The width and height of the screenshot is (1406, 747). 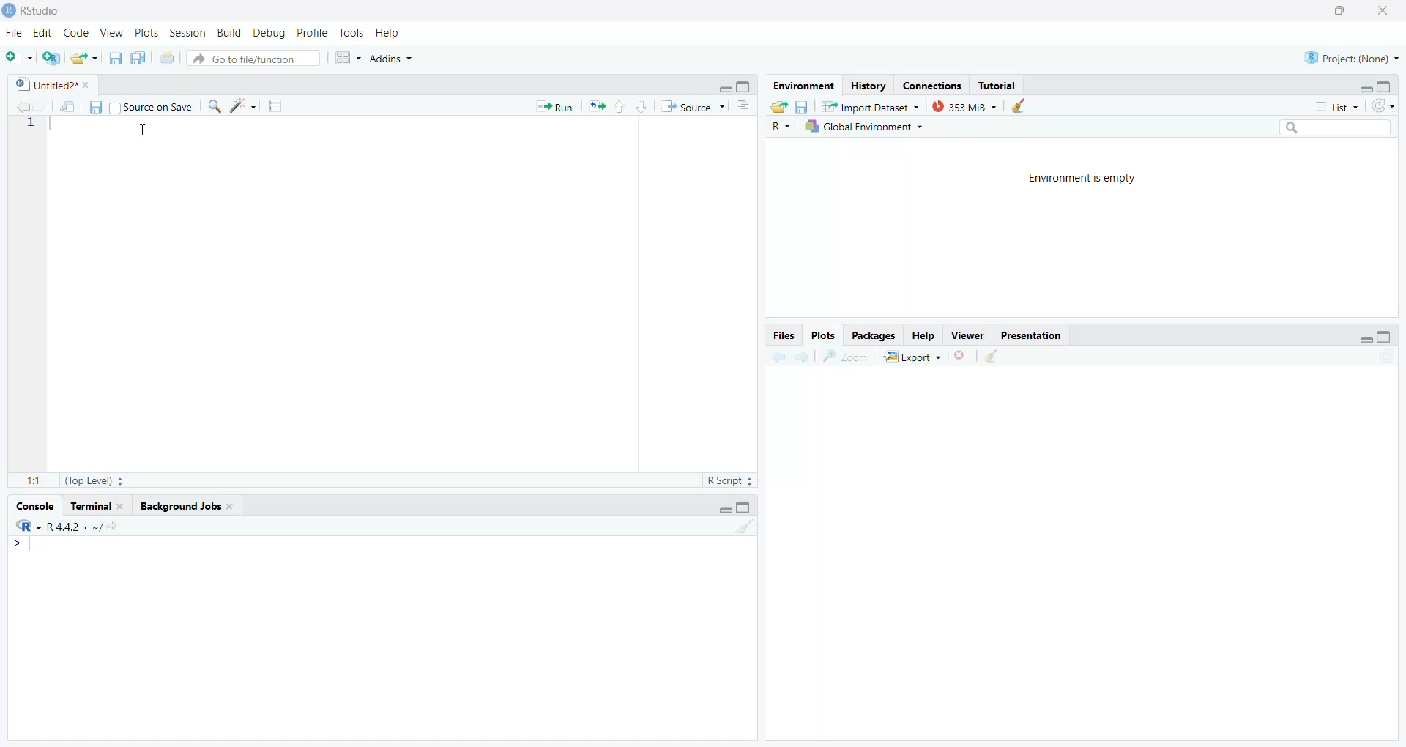 What do you see at coordinates (32, 508) in the screenshot?
I see `Console` at bounding box center [32, 508].